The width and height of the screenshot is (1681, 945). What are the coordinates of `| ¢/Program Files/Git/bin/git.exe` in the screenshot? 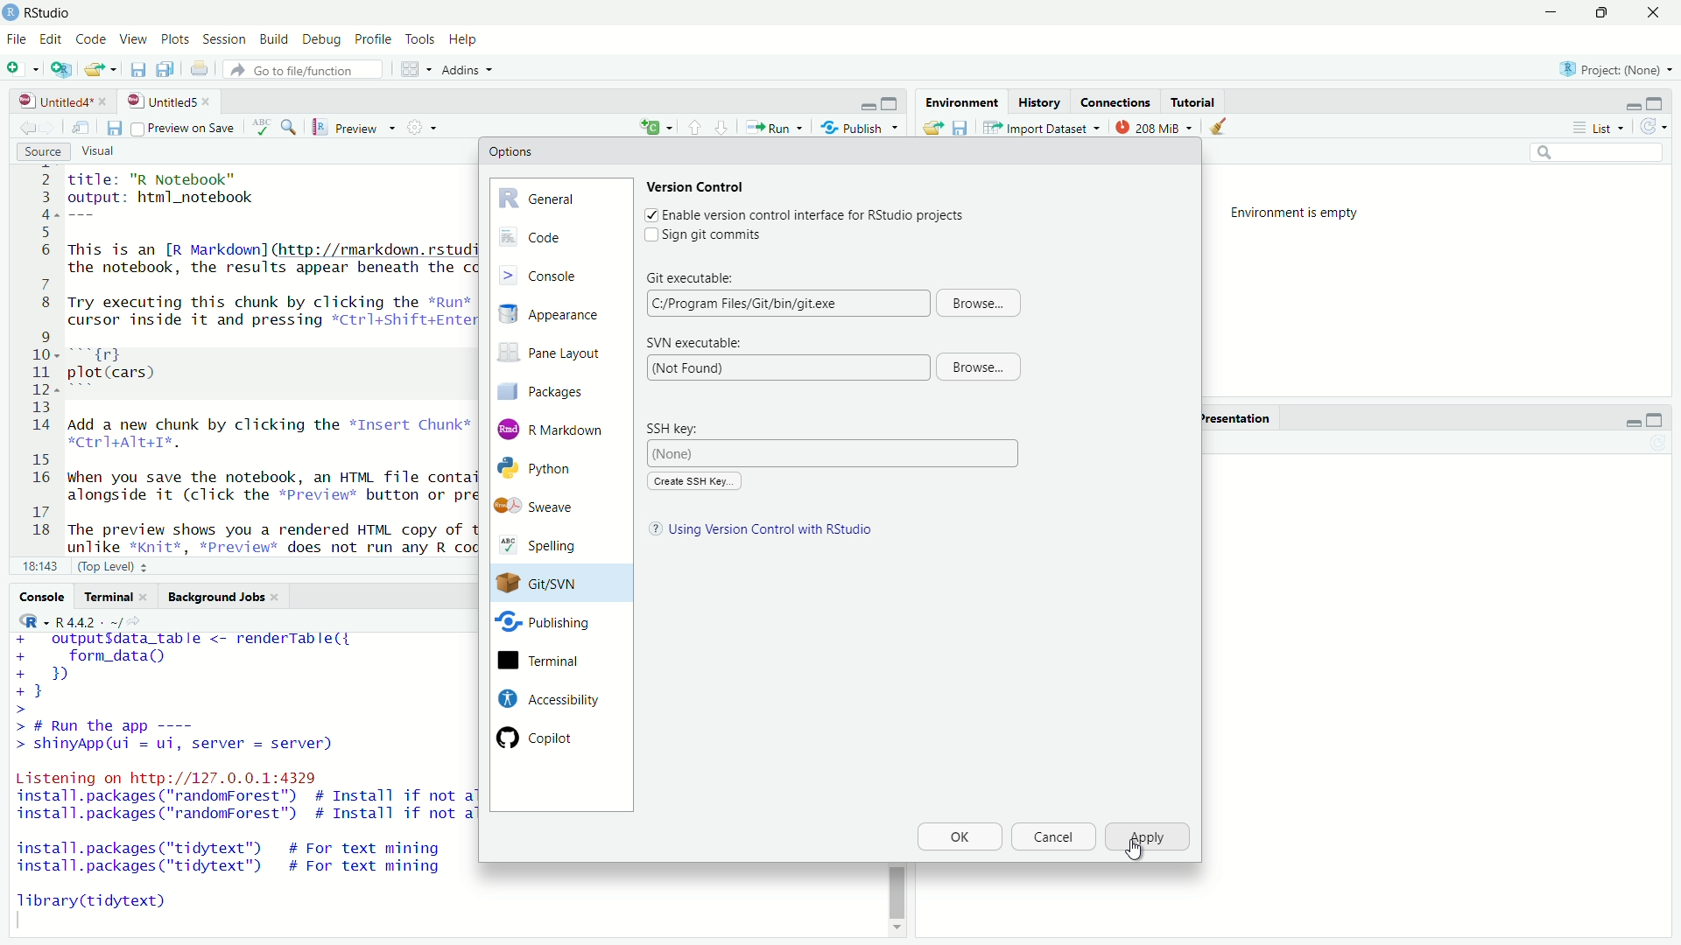 It's located at (785, 303).